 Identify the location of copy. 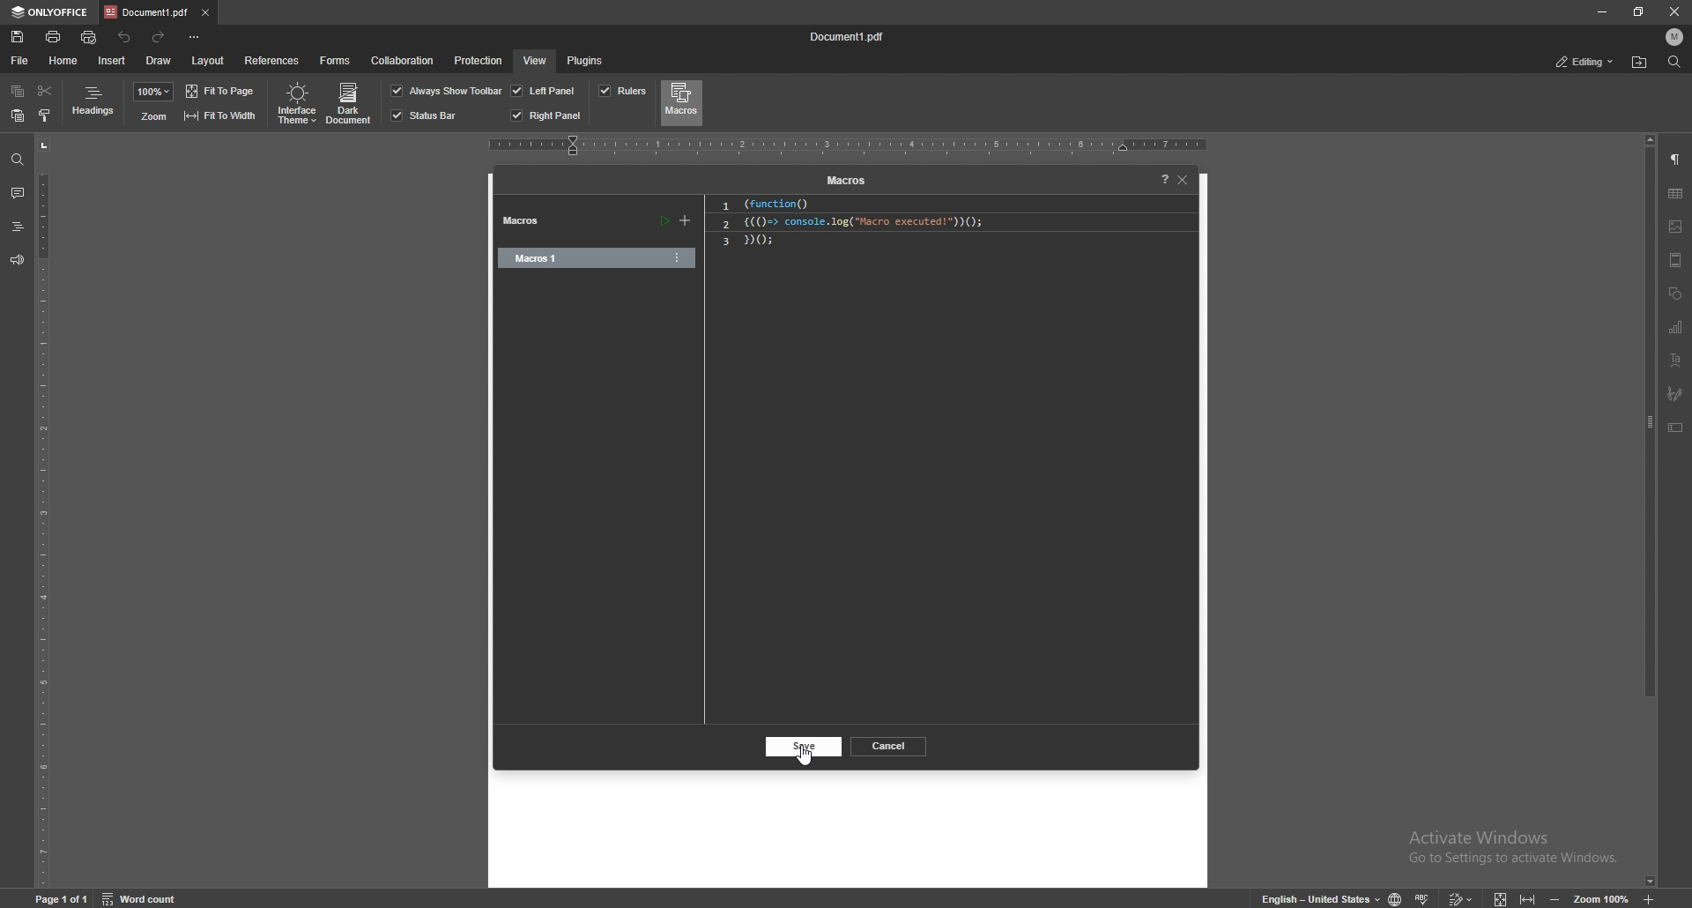
(18, 93).